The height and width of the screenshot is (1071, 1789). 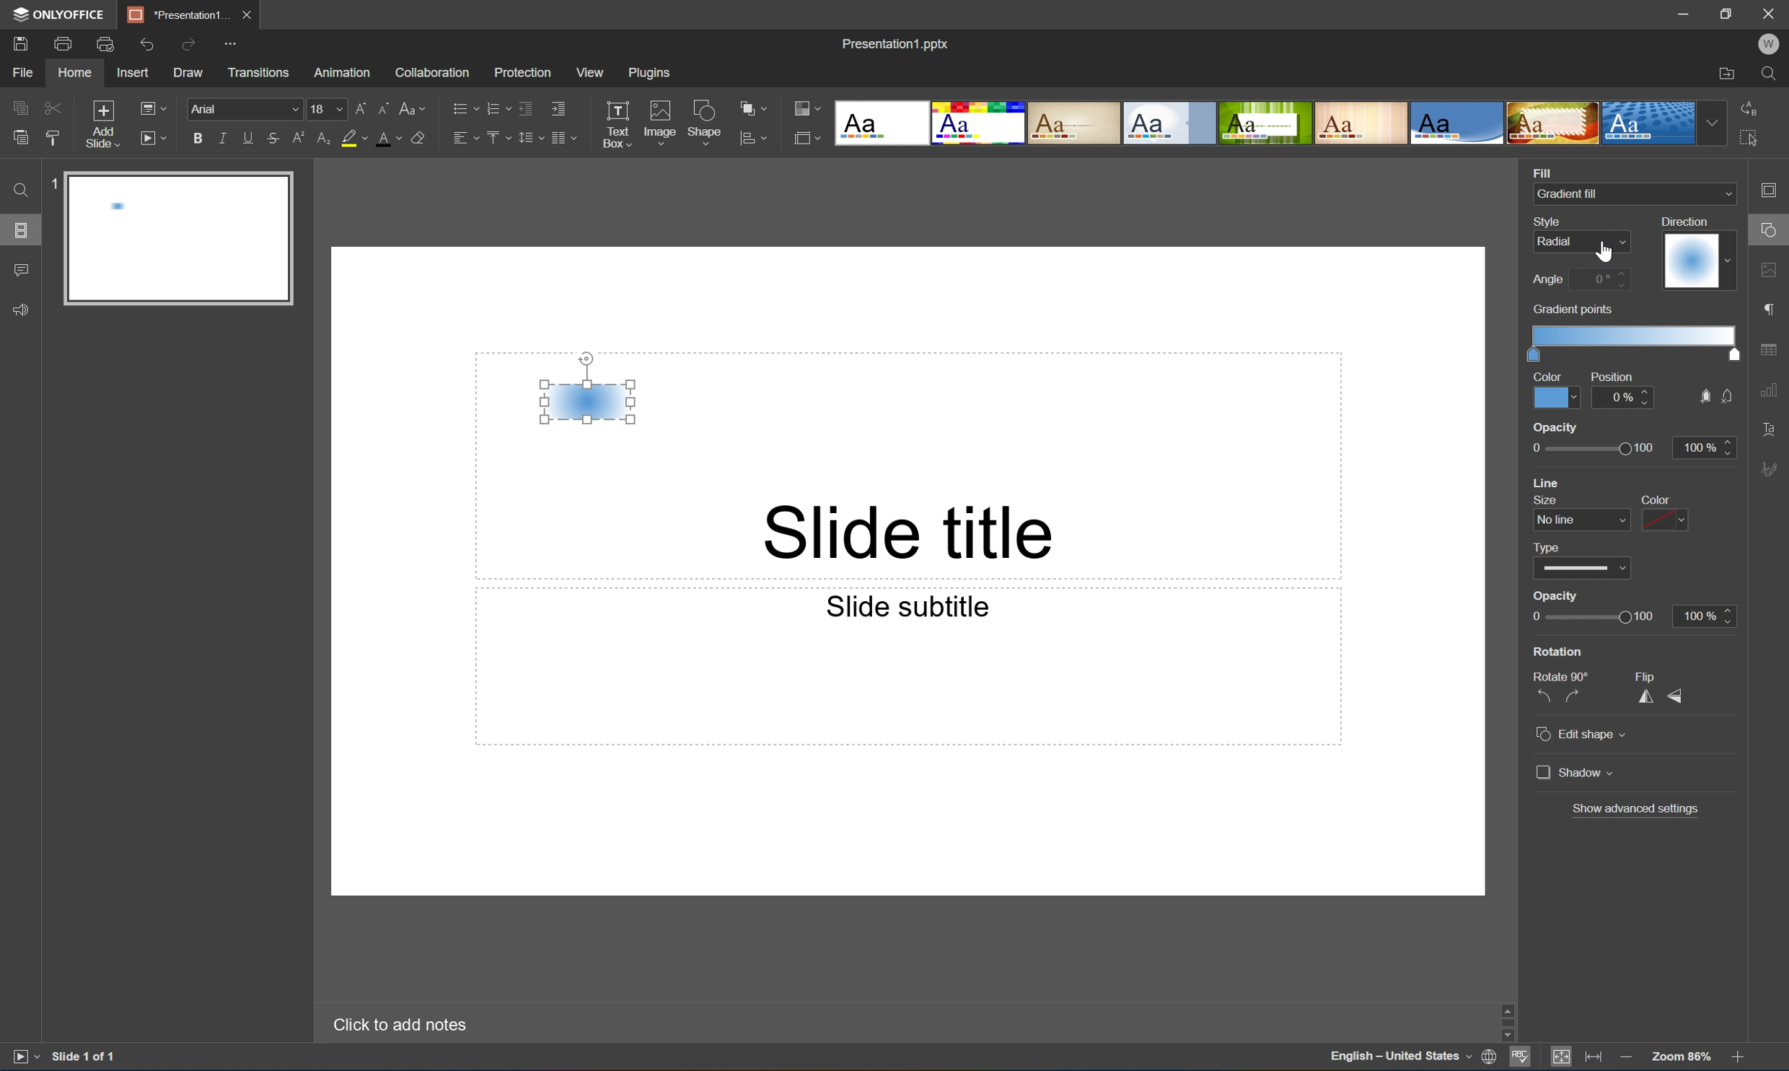 I want to click on Collaboration, so click(x=429, y=71).